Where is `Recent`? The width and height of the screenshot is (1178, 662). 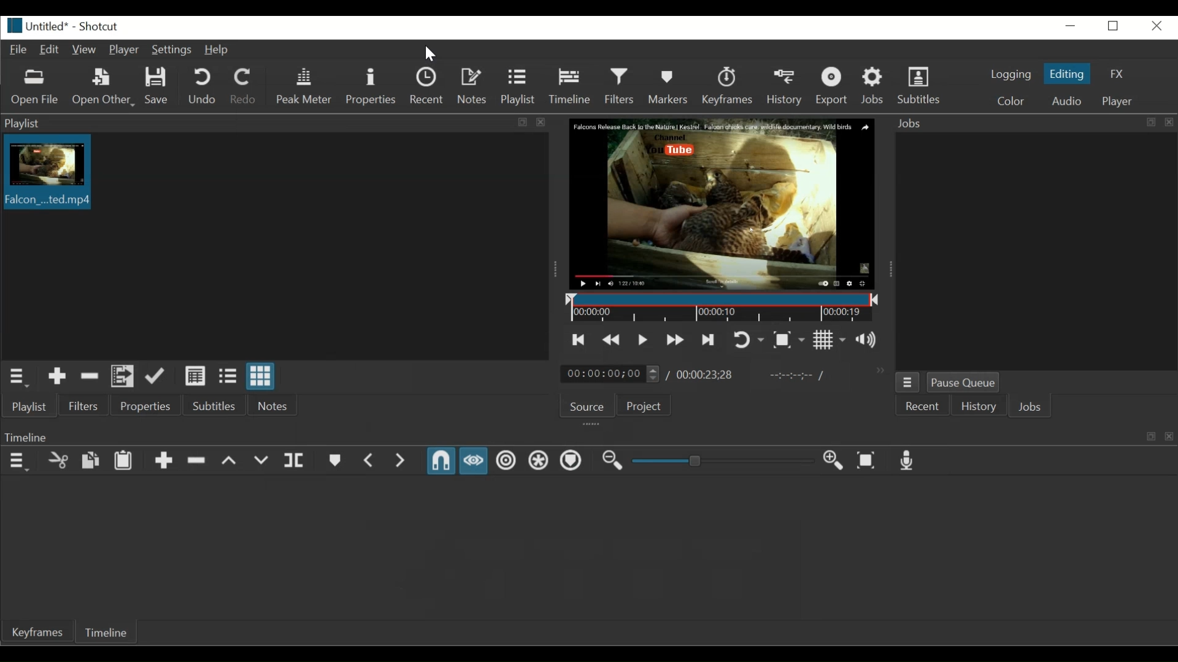 Recent is located at coordinates (426, 86).